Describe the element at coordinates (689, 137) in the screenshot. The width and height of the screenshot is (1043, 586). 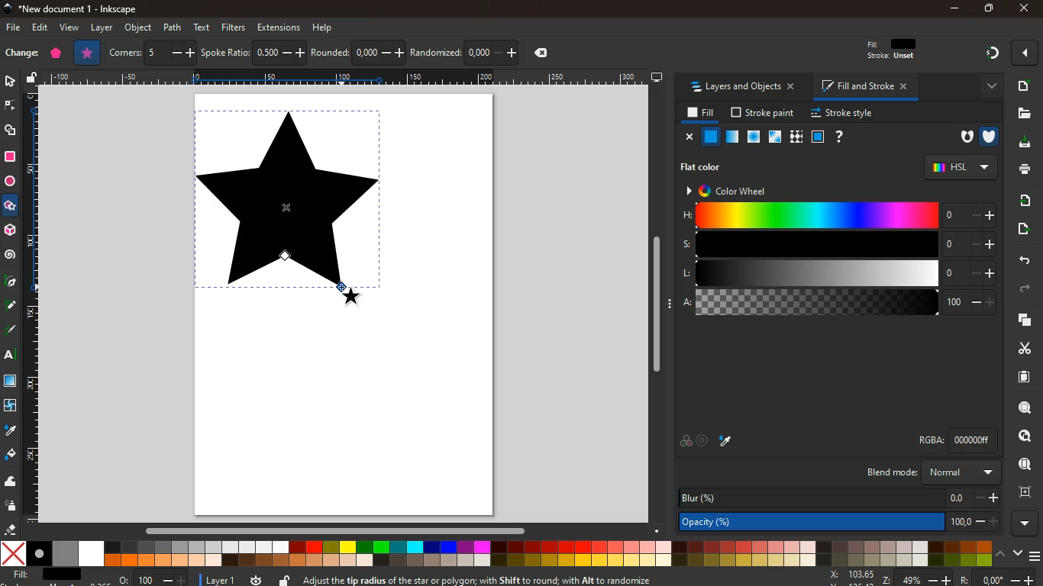
I see `close` at that location.